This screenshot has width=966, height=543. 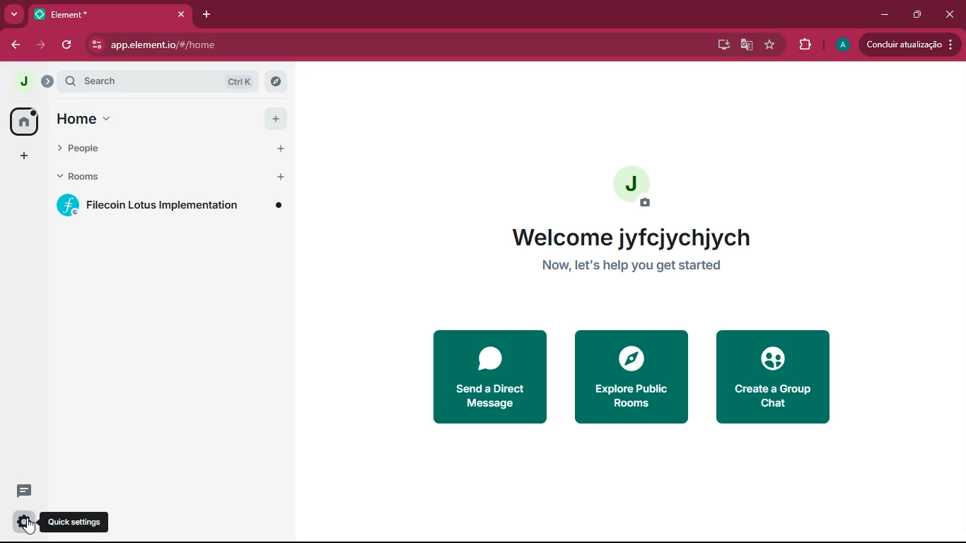 What do you see at coordinates (23, 81) in the screenshot?
I see `profile picture` at bounding box center [23, 81].